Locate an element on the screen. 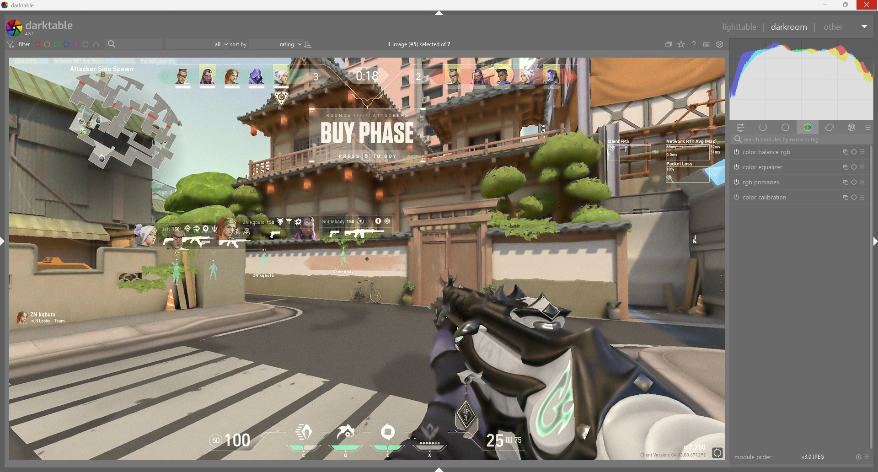  color calibration is located at coordinates (764, 198).